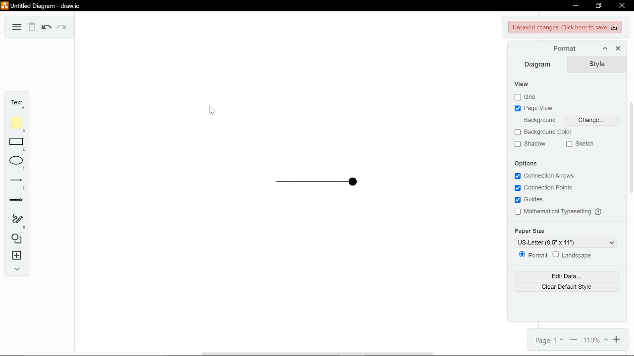 This screenshot has width=634, height=356. I want to click on Paper size, so click(532, 230).